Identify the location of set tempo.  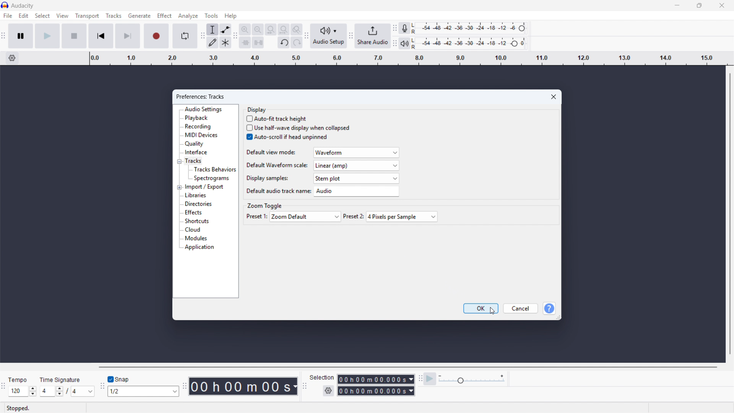
(22, 386).